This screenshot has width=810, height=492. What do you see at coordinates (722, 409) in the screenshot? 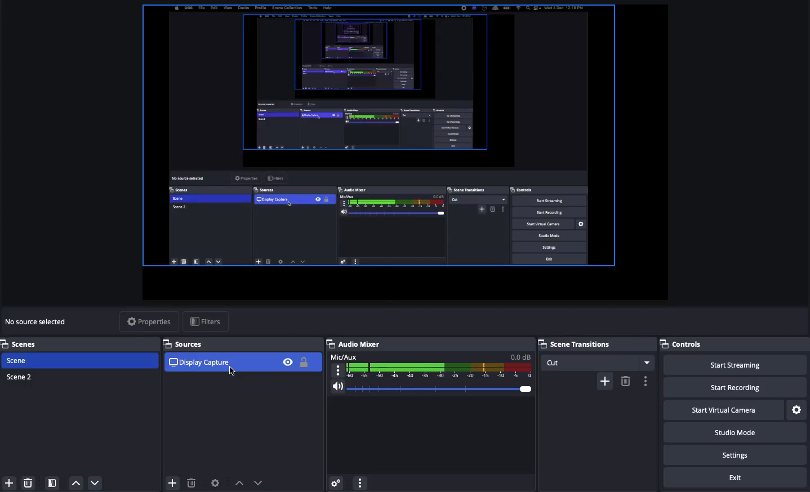
I see `Start virtual camera` at bounding box center [722, 409].